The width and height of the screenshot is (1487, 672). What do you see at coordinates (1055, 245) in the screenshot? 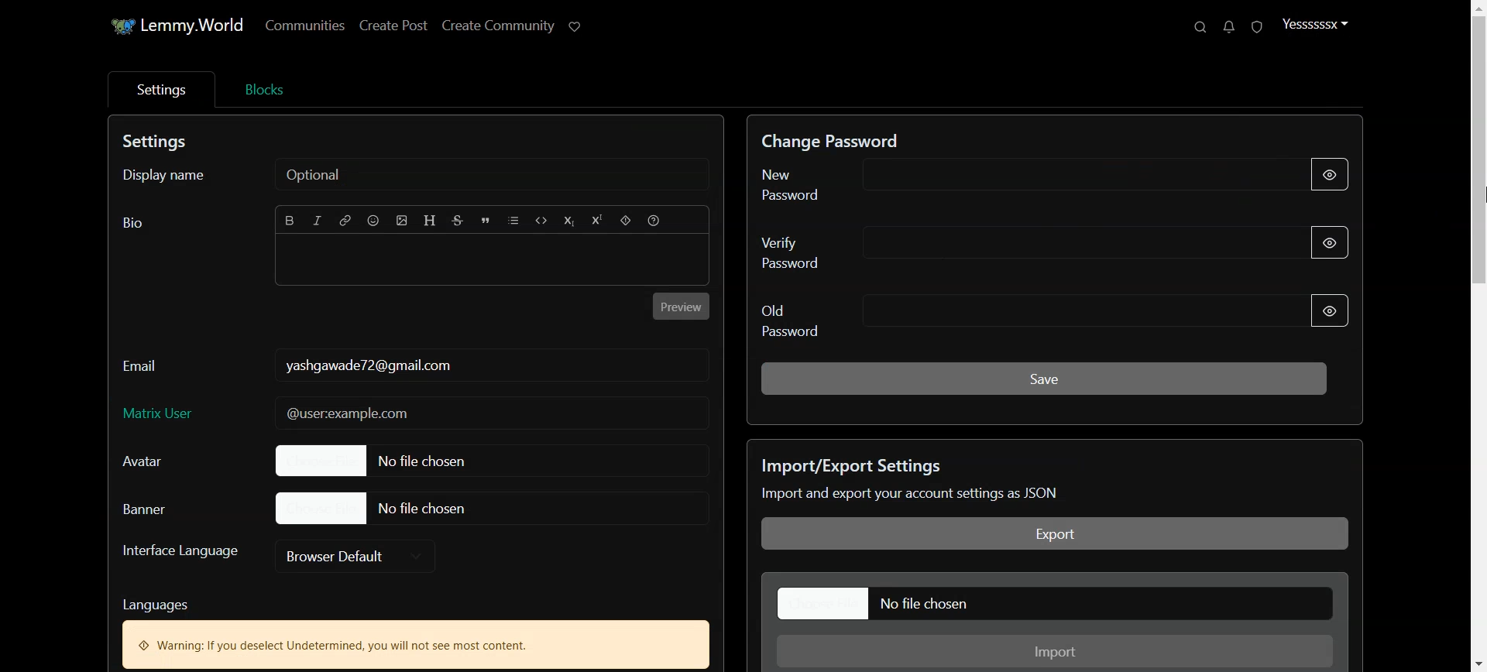
I see `Verify password` at bounding box center [1055, 245].